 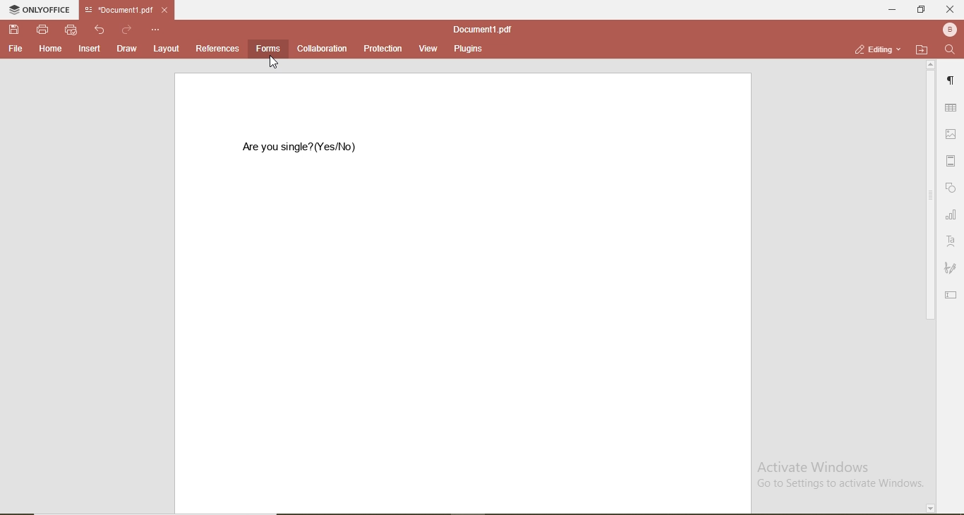 What do you see at coordinates (52, 49) in the screenshot?
I see `home` at bounding box center [52, 49].